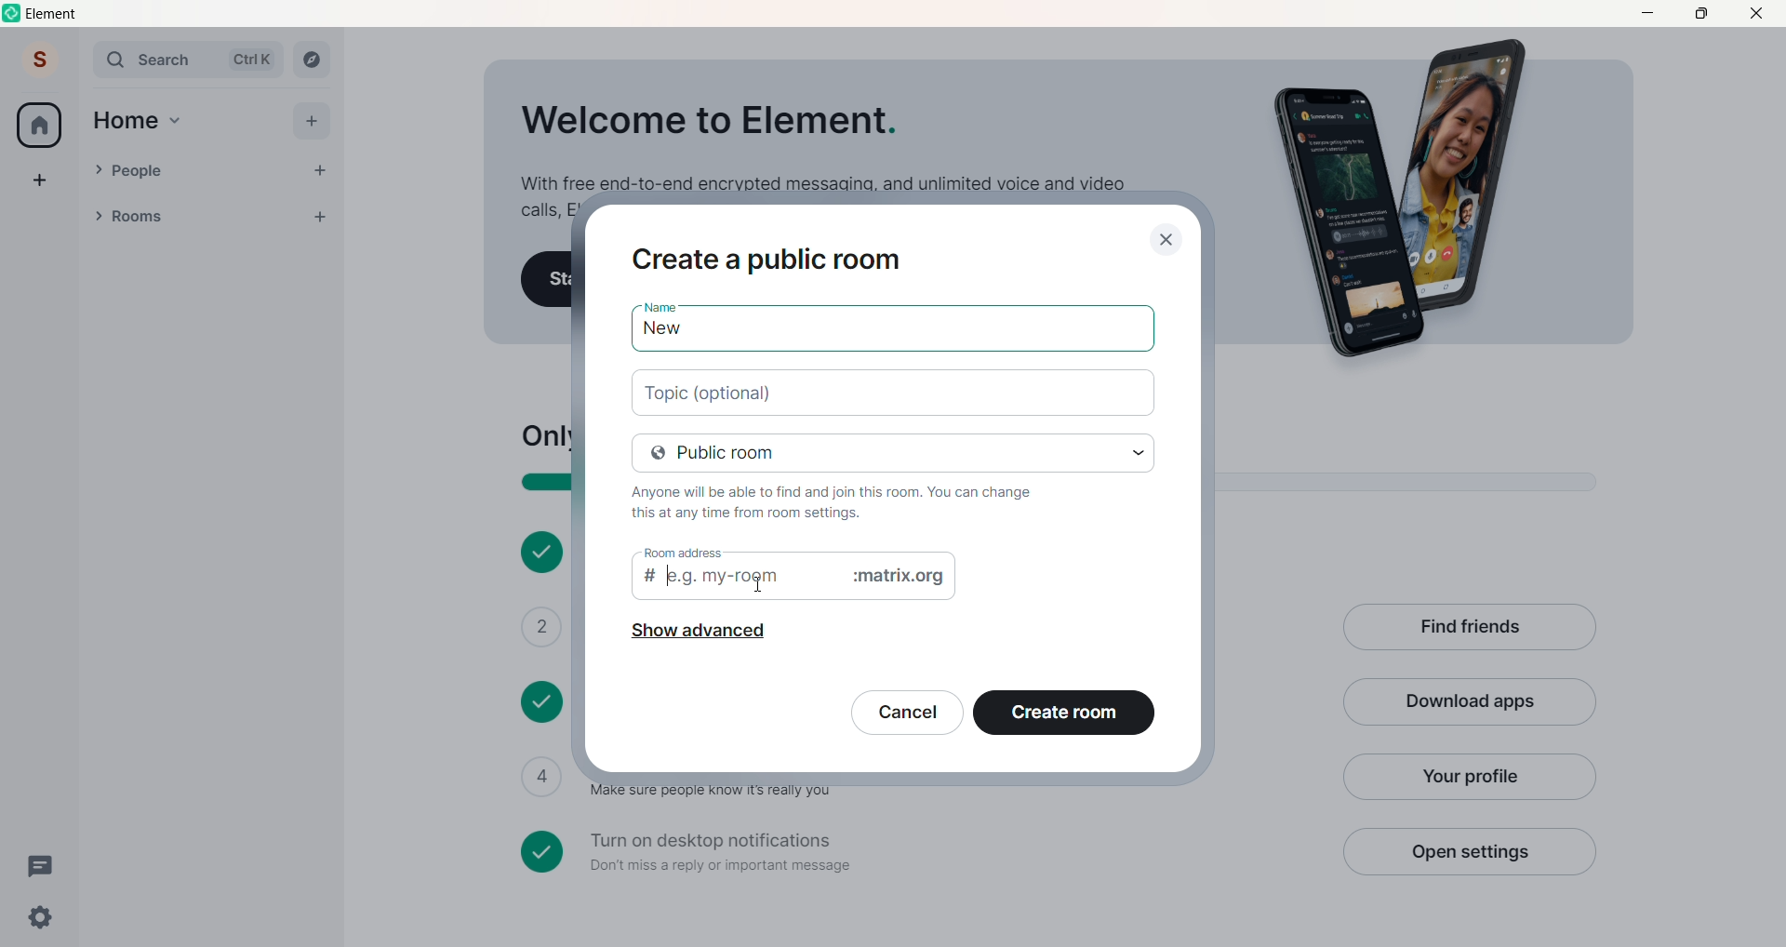 The image size is (1786, 947). I want to click on Add room, so click(326, 214).